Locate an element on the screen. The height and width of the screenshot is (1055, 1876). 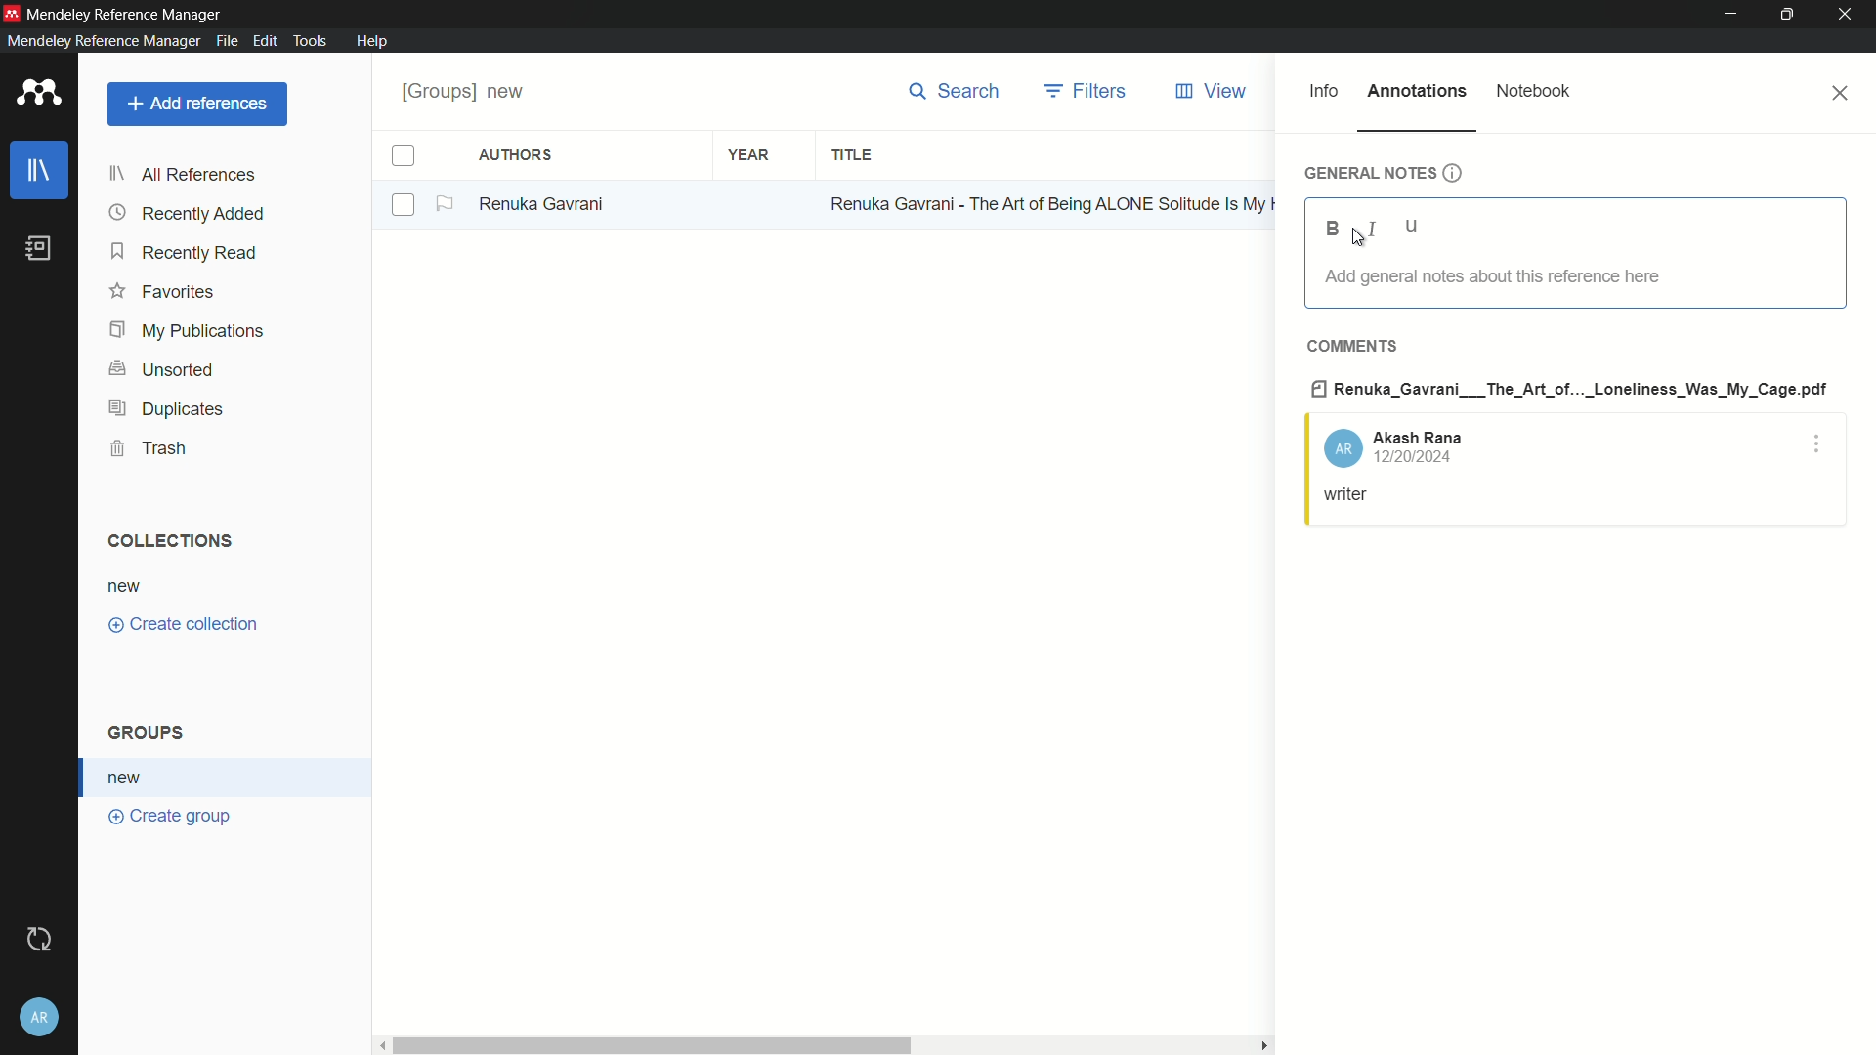
app icon is located at coordinates (39, 94).